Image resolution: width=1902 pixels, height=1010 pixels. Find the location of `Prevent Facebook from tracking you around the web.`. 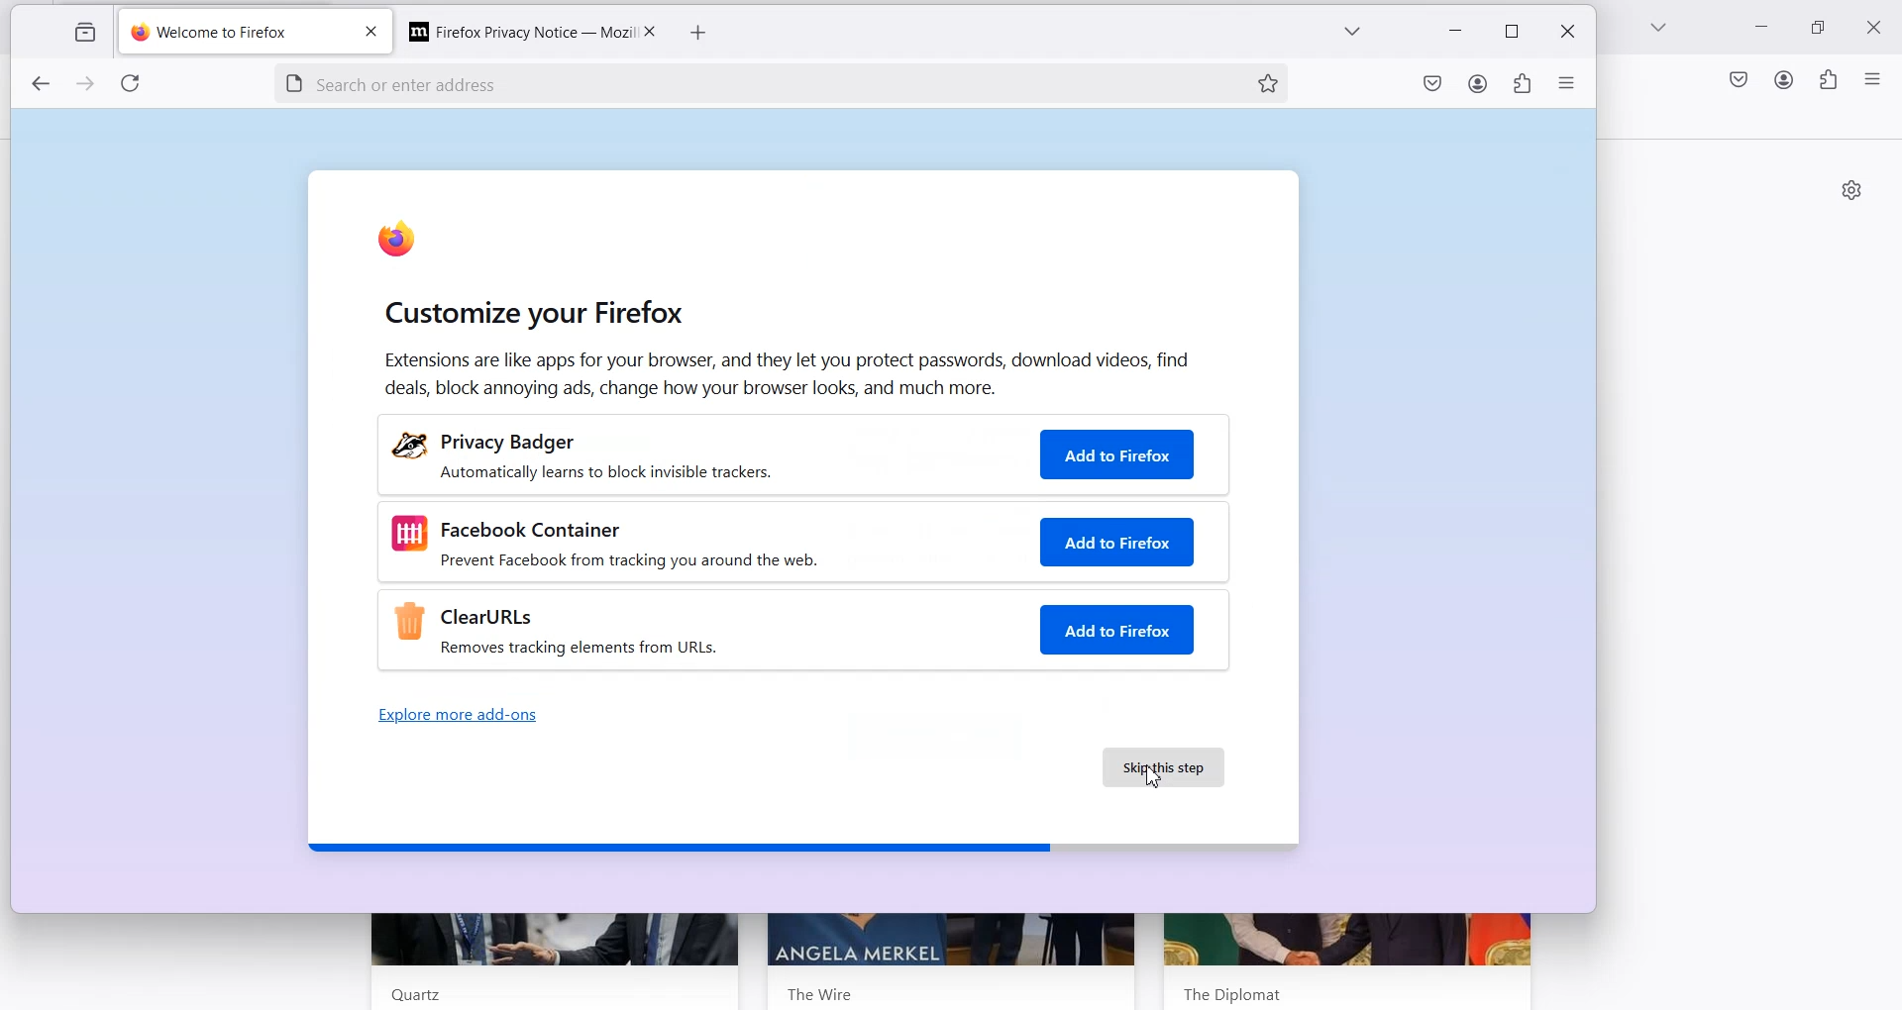

Prevent Facebook from tracking you around the web. is located at coordinates (726, 559).